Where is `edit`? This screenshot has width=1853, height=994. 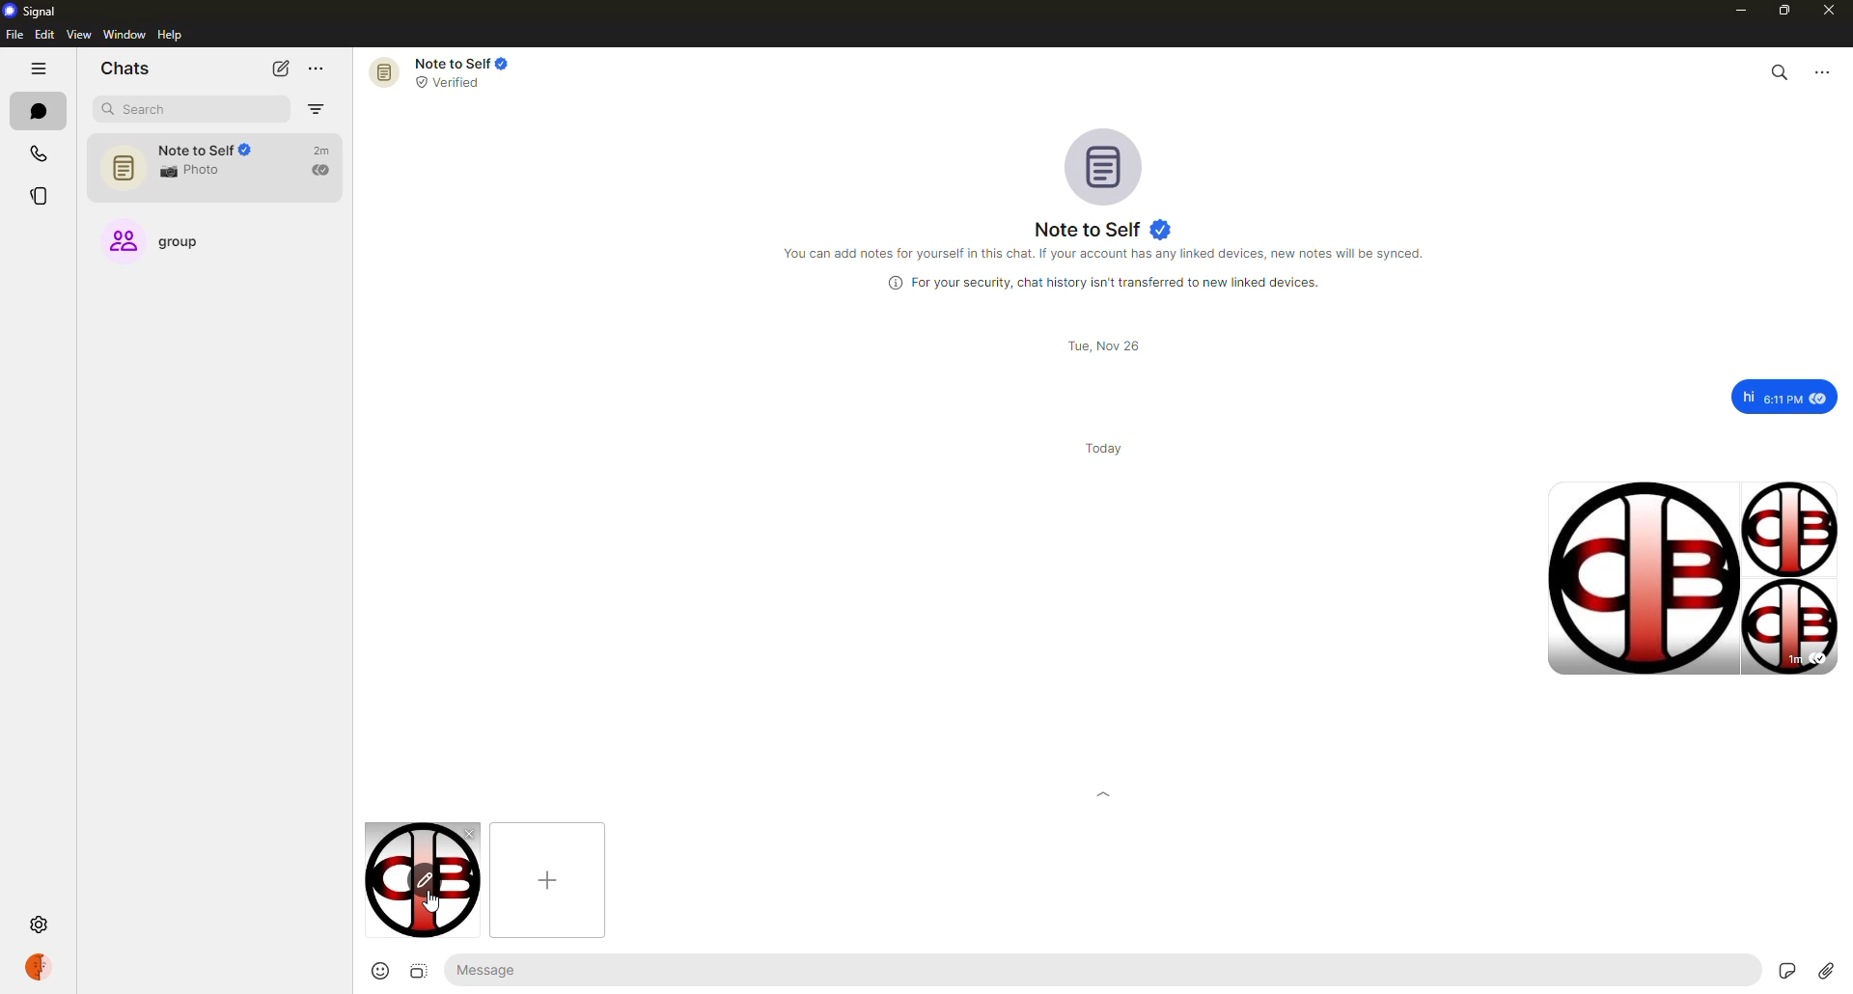 edit is located at coordinates (44, 35).